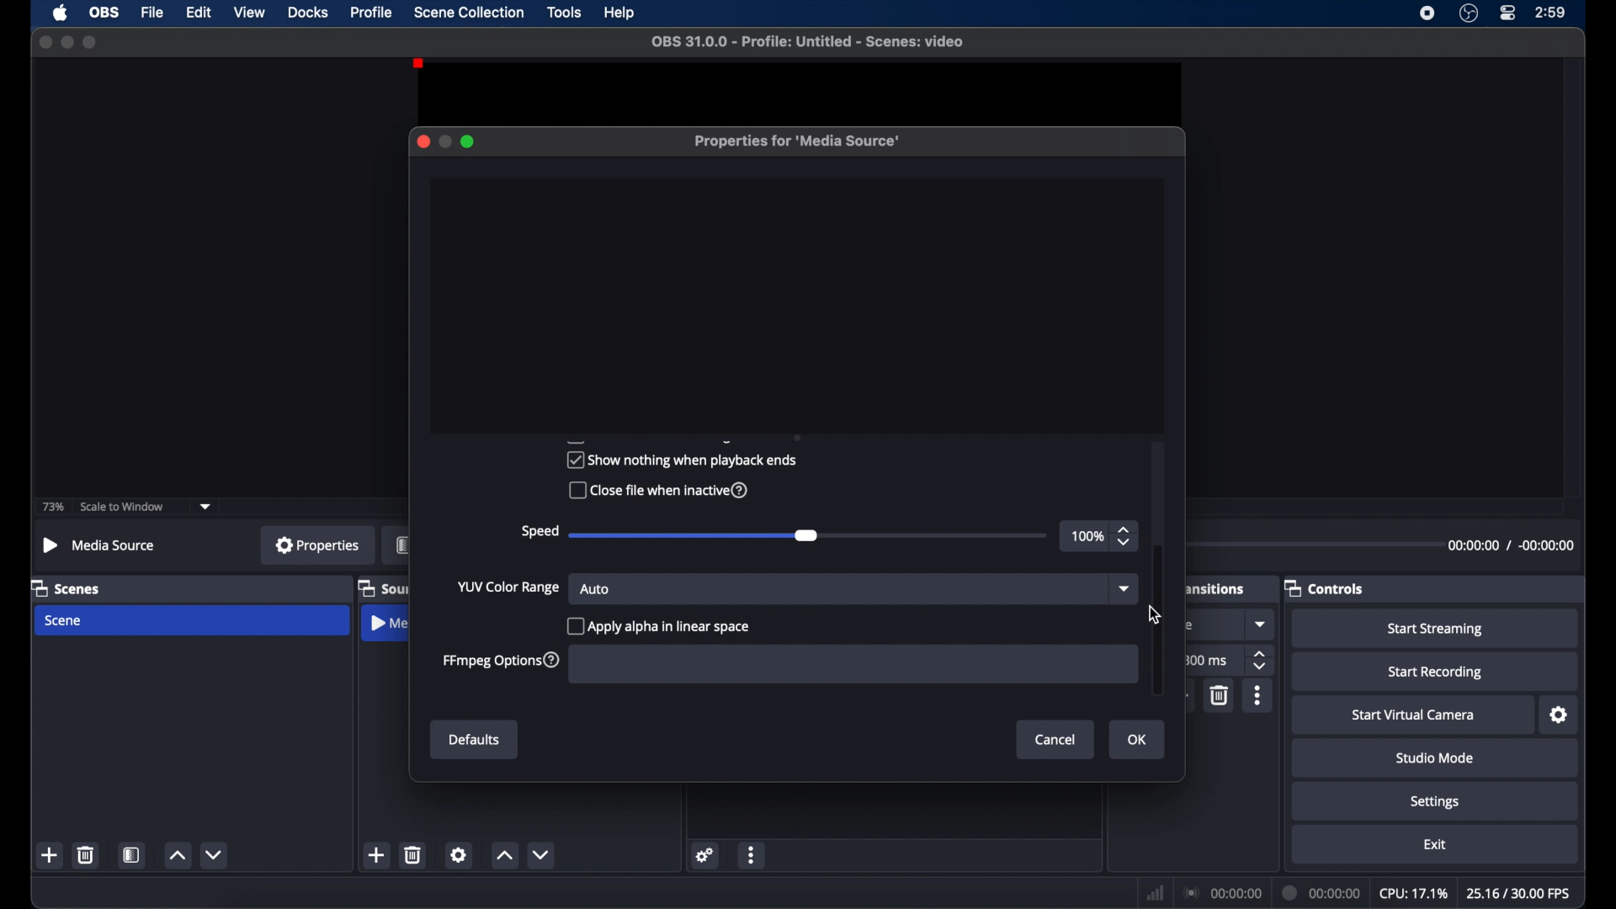 The width and height of the screenshot is (1616, 909). Describe the element at coordinates (1220, 696) in the screenshot. I see `delete` at that location.